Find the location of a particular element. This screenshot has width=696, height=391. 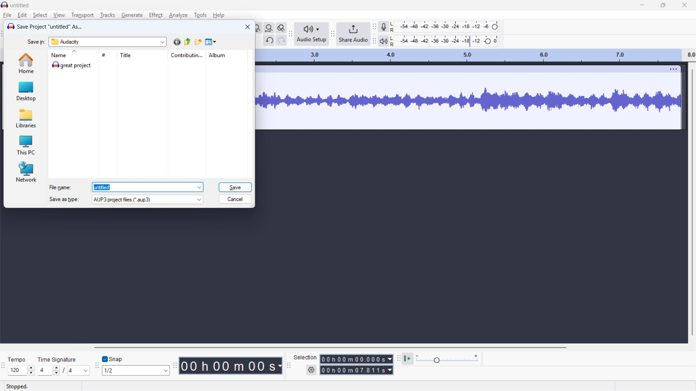

track options is located at coordinates (669, 69).